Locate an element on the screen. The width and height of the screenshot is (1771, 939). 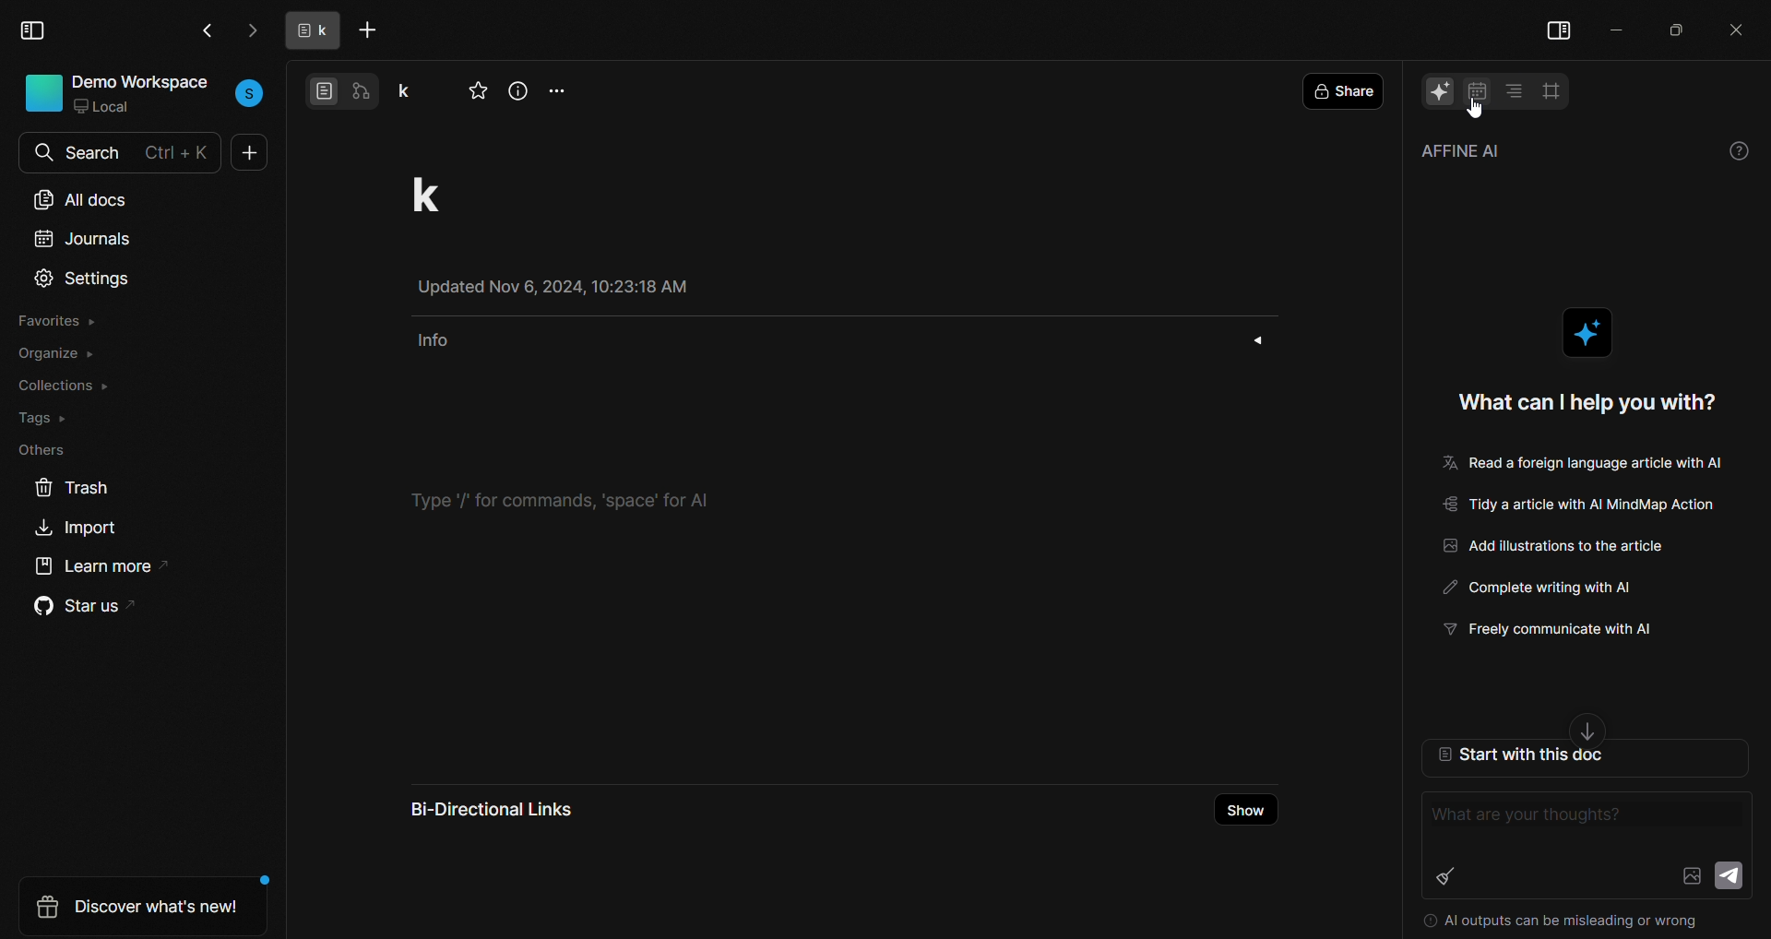
close is located at coordinates (1737, 27).